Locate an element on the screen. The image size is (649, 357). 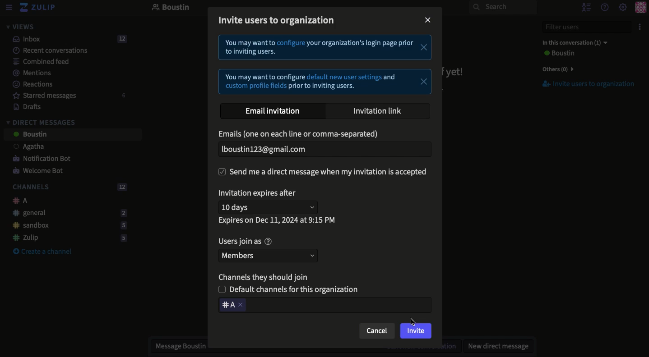
Inbox is located at coordinates (66, 39).